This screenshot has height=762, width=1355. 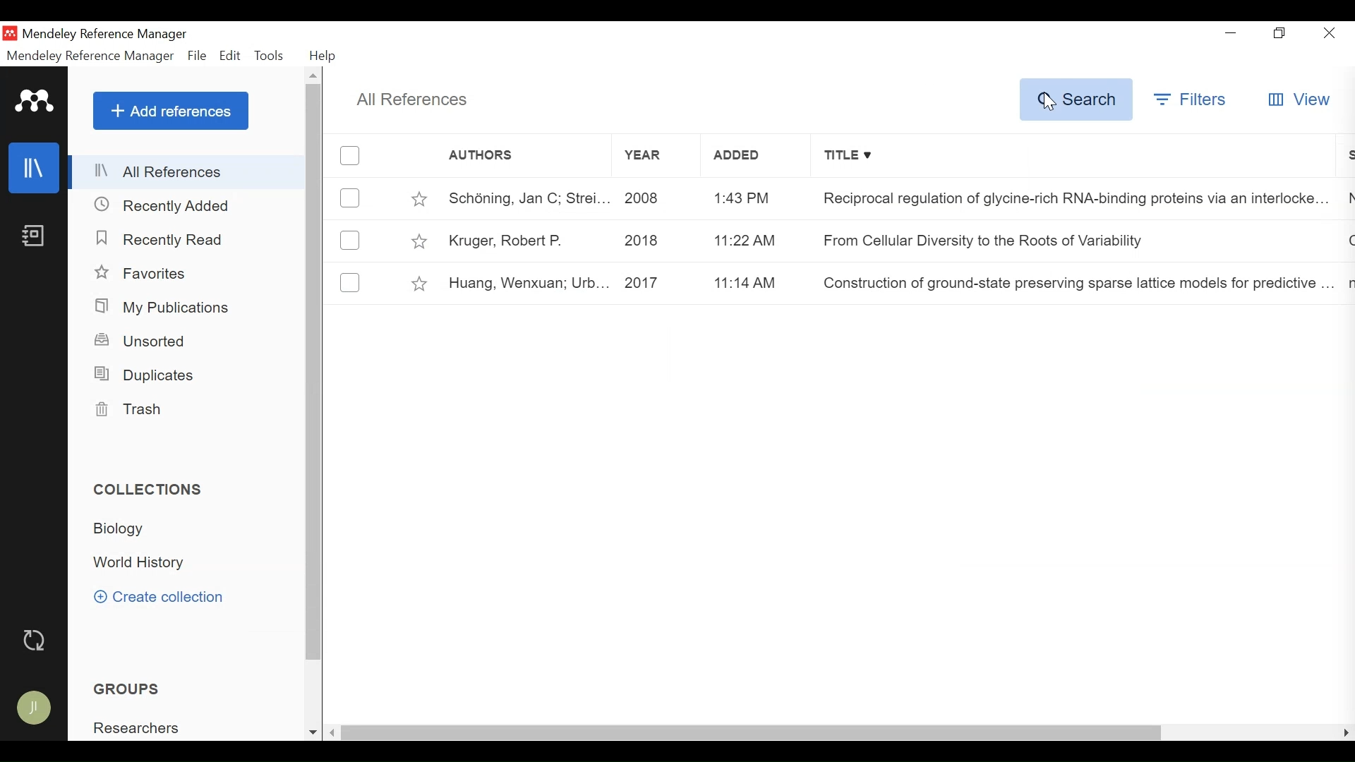 I want to click on Huang, Wenxuan; Urb..., so click(x=524, y=284).